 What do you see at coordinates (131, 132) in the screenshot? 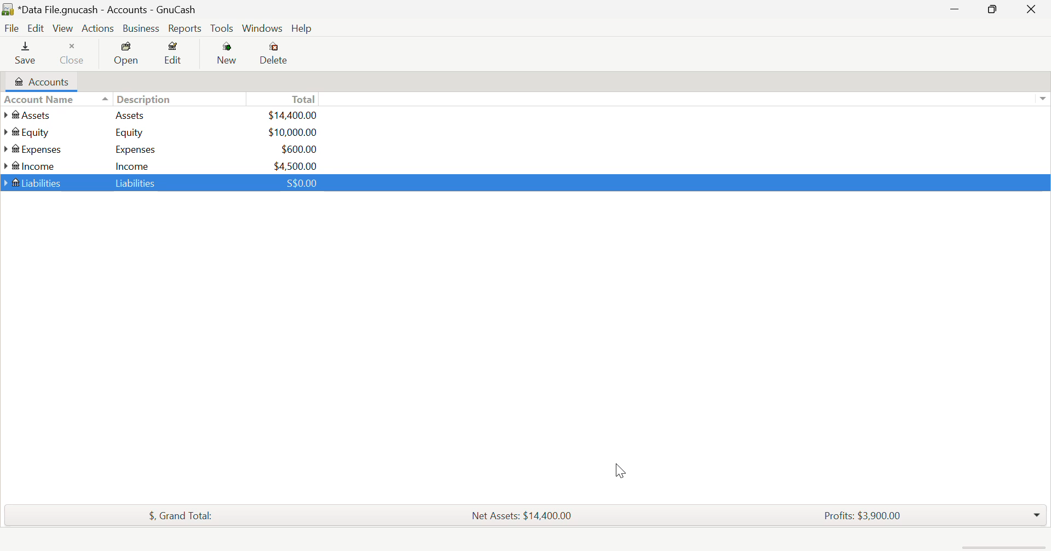
I see `Equity` at bounding box center [131, 132].